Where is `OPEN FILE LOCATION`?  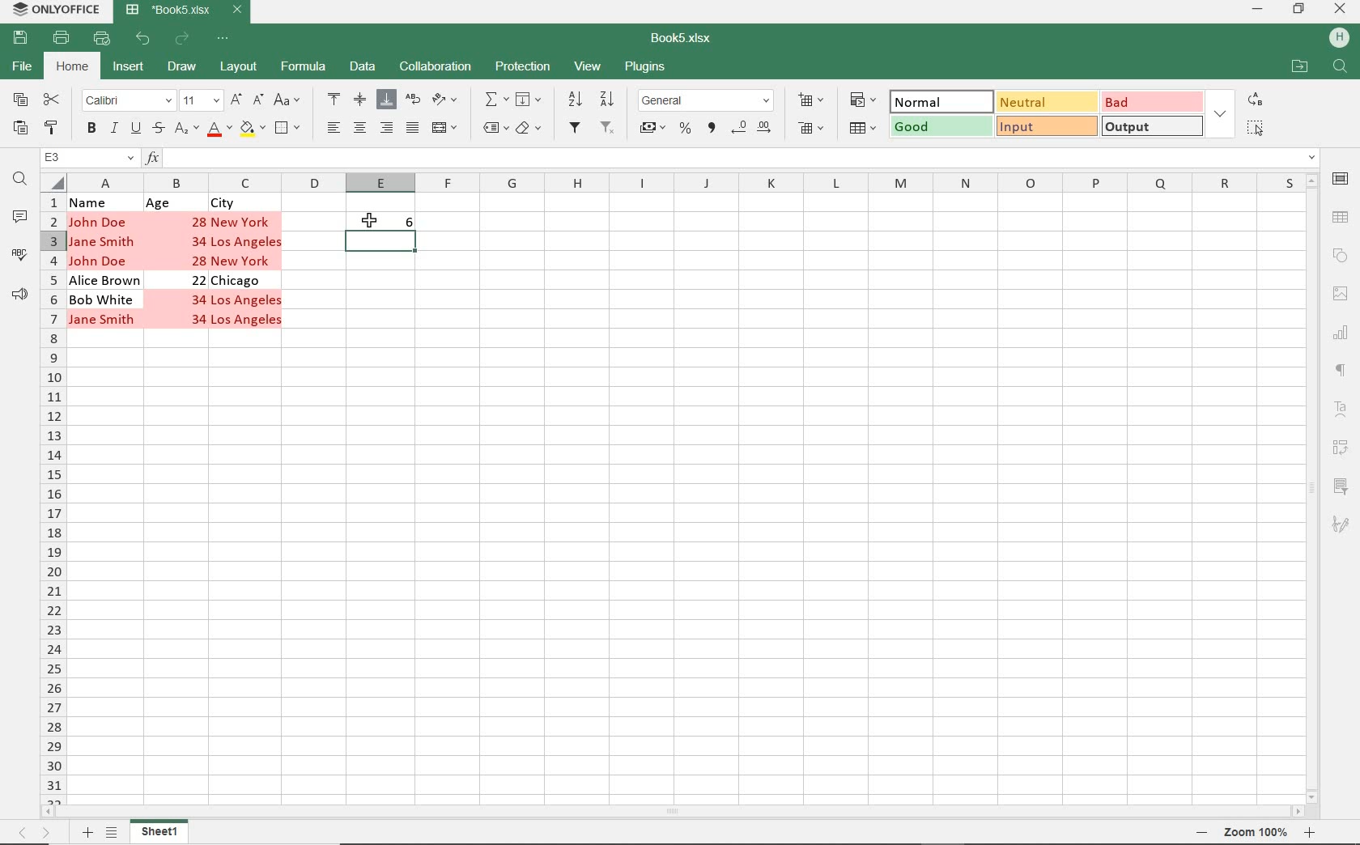 OPEN FILE LOCATION is located at coordinates (1301, 67).